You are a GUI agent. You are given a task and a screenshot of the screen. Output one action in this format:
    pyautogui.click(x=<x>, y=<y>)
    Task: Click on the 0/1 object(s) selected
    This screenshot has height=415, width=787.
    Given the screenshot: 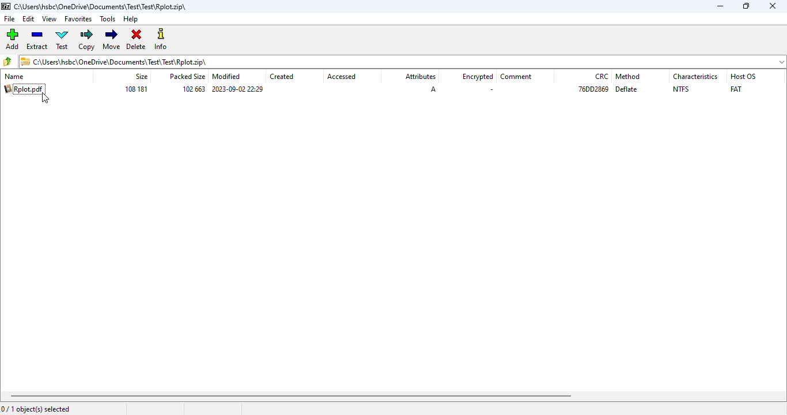 What is the action you would take?
    pyautogui.click(x=36, y=409)
    